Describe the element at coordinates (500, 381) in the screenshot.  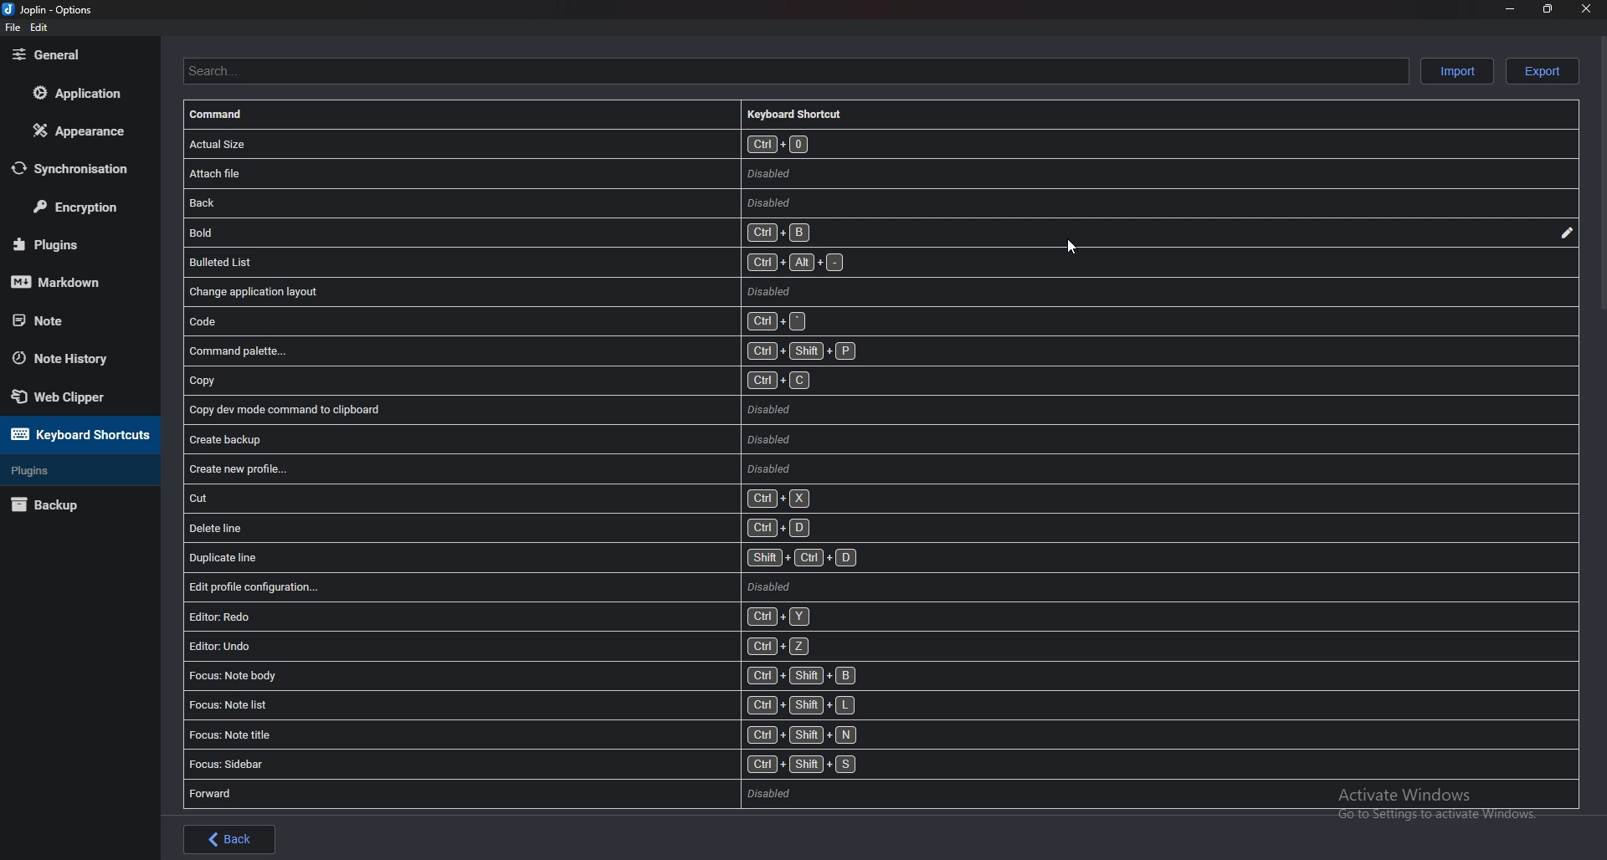
I see `Copy` at that location.